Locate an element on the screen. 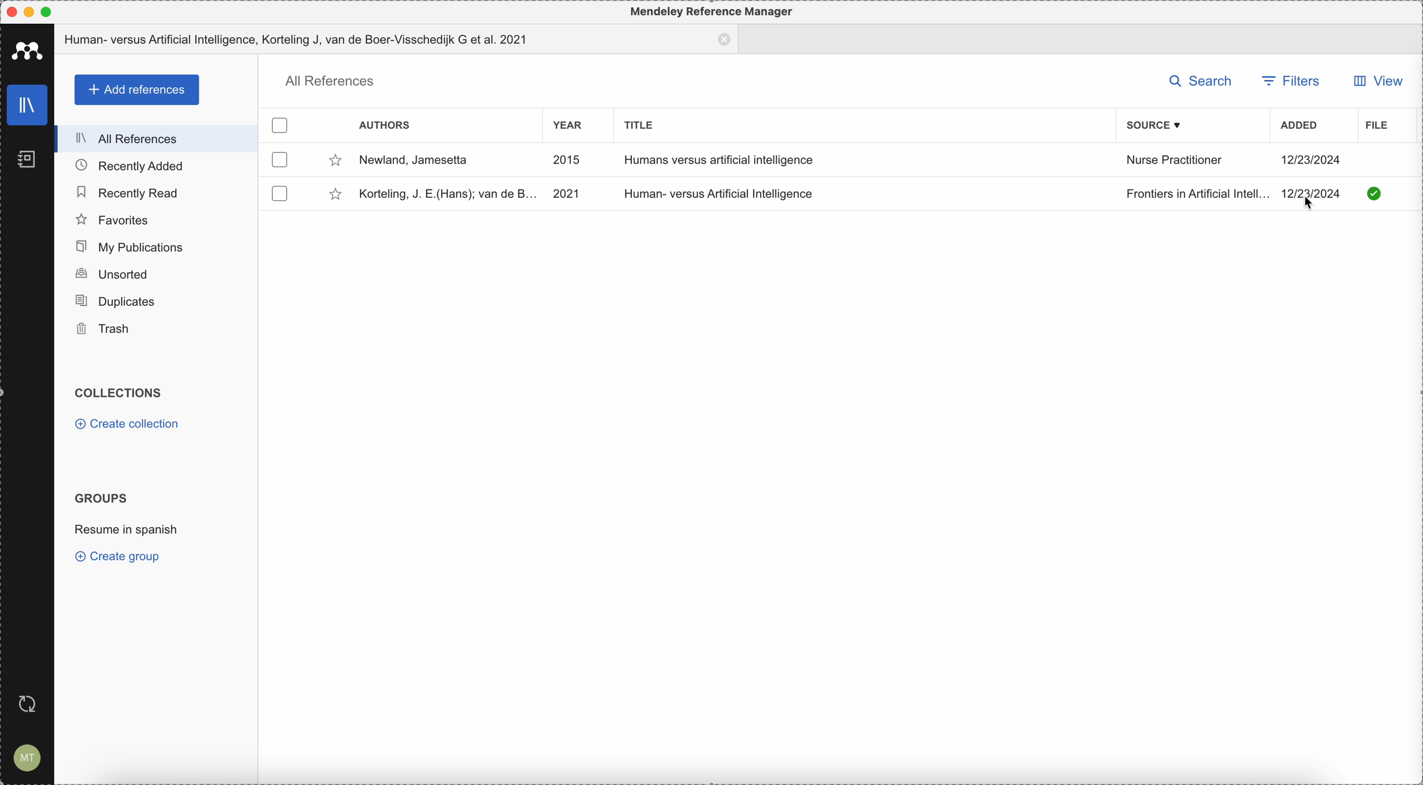  recently read is located at coordinates (156, 191).